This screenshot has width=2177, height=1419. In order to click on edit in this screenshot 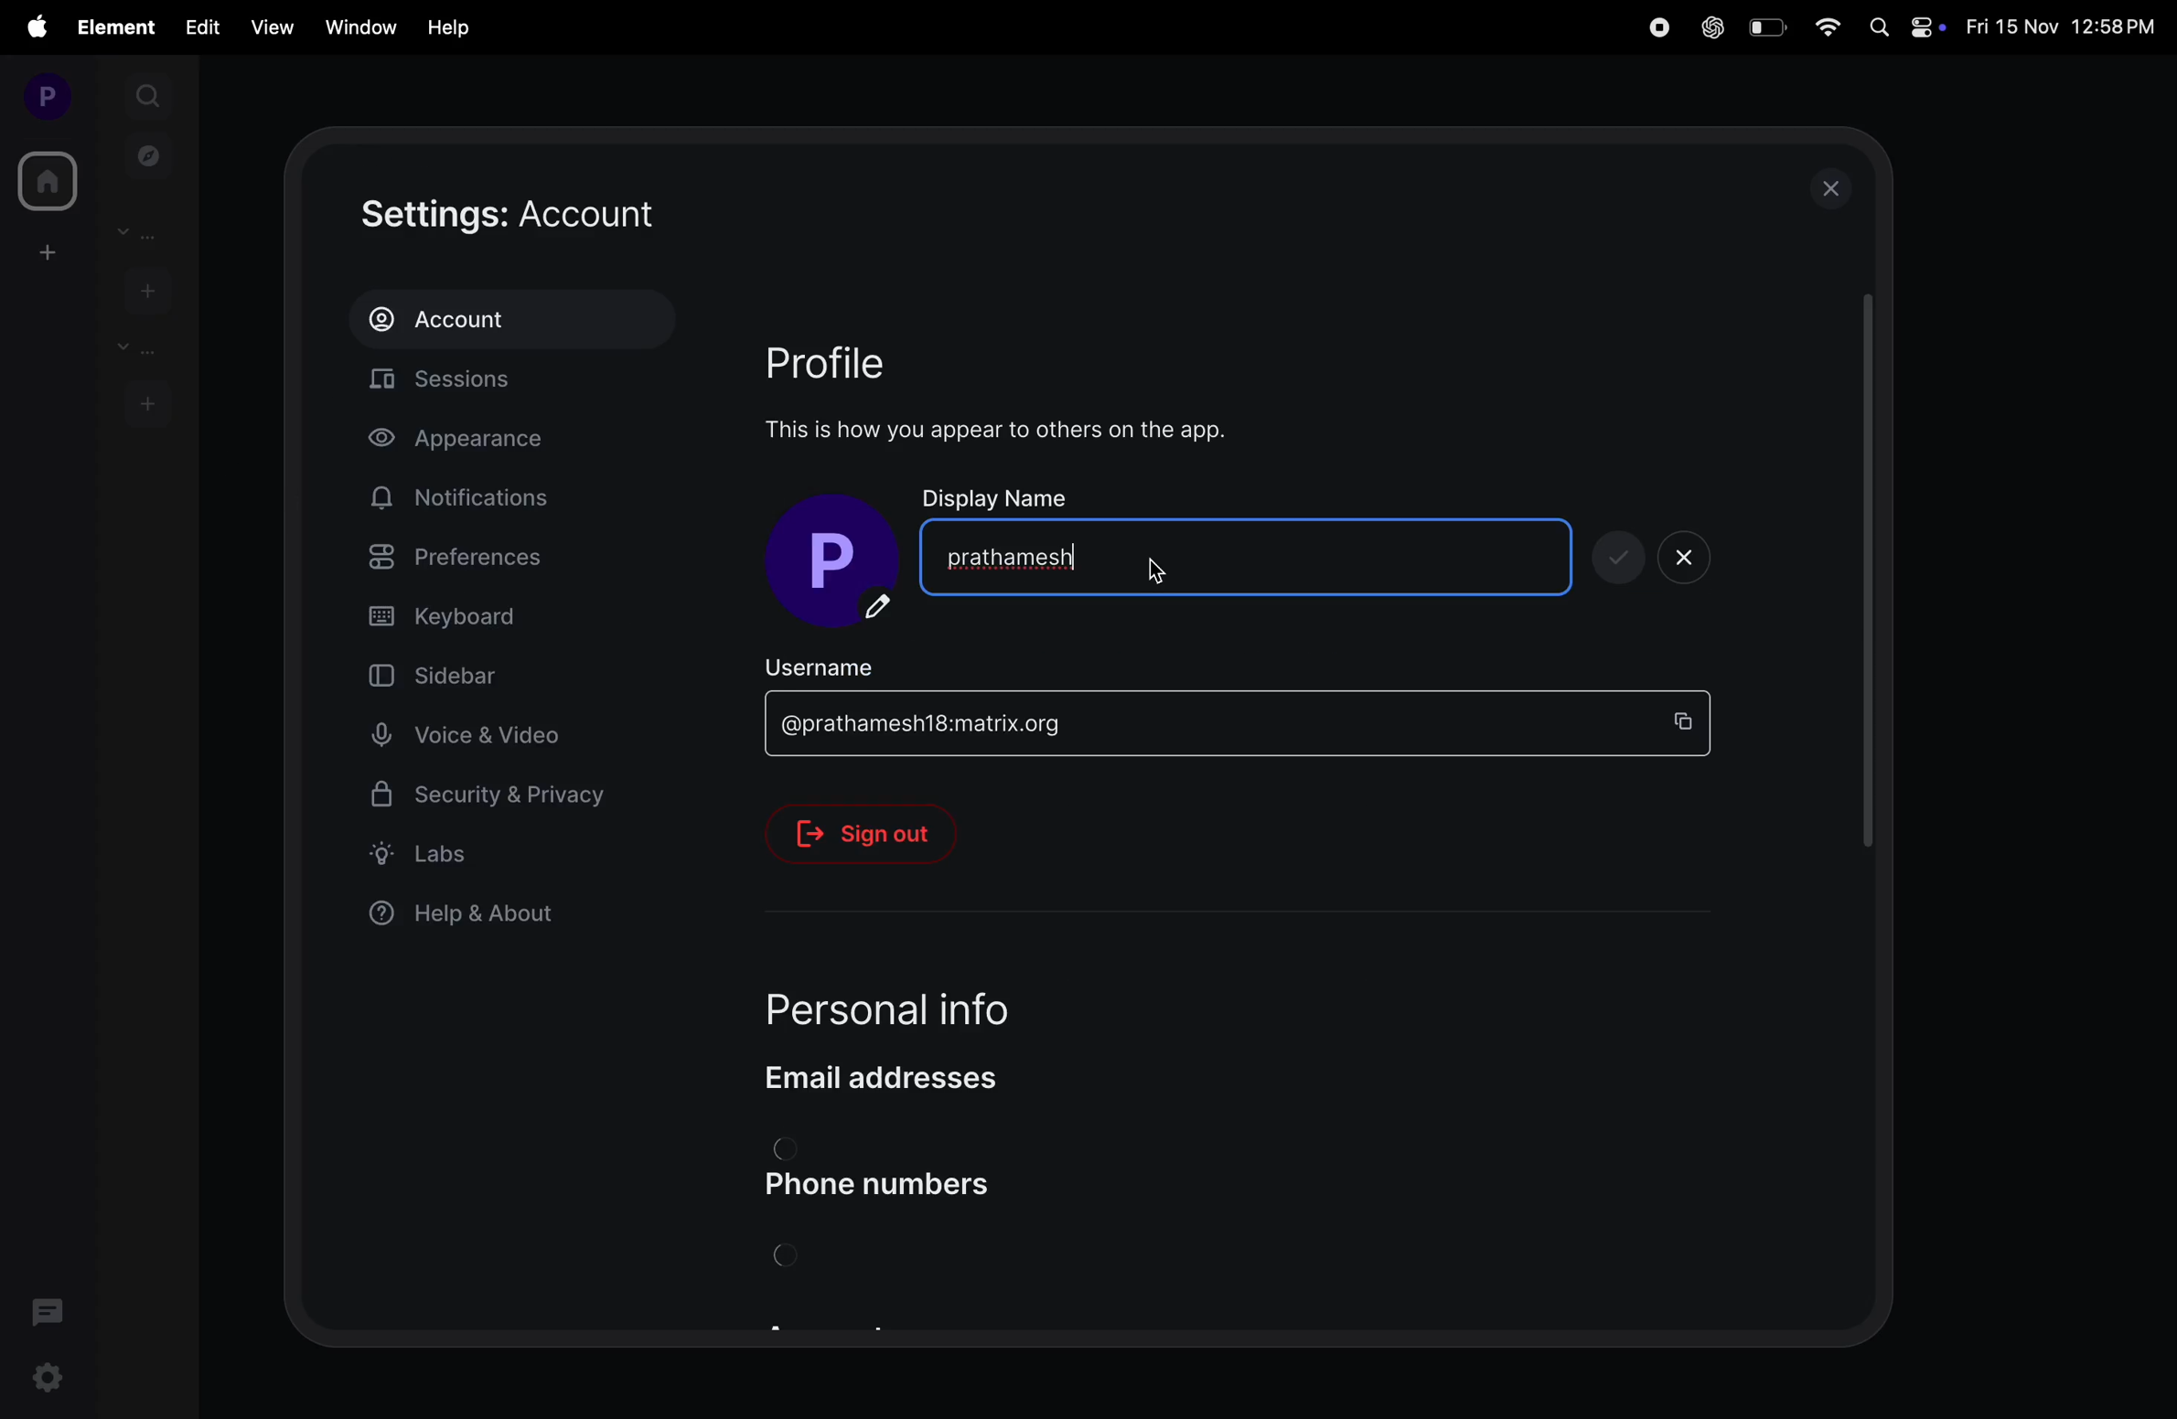, I will do `click(202, 26)`.